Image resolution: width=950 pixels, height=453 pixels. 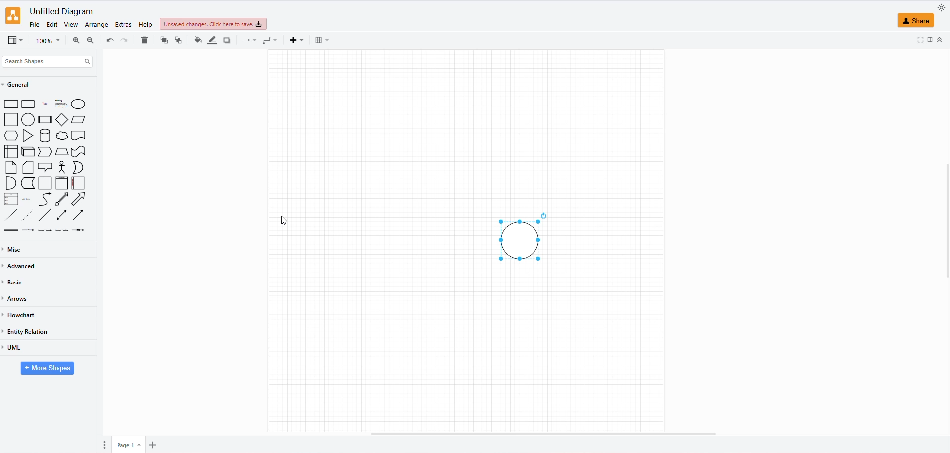 What do you see at coordinates (156, 443) in the screenshot?
I see `INSERT PAGE` at bounding box center [156, 443].